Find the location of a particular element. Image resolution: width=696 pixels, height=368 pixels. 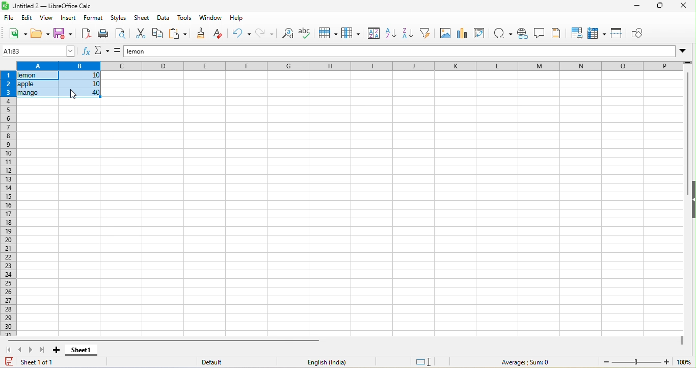

redo is located at coordinates (266, 34).